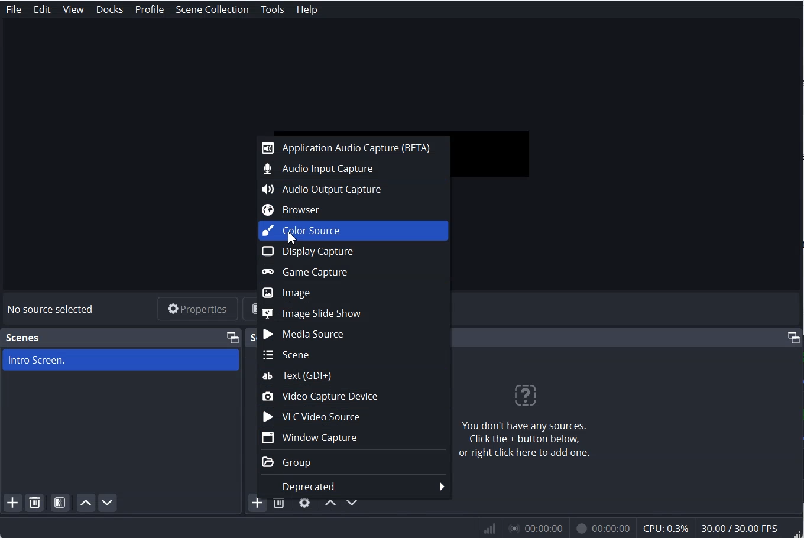 The image size is (804, 538). Describe the element at coordinates (354, 293) in the screenshot. I see `Image` at that location.